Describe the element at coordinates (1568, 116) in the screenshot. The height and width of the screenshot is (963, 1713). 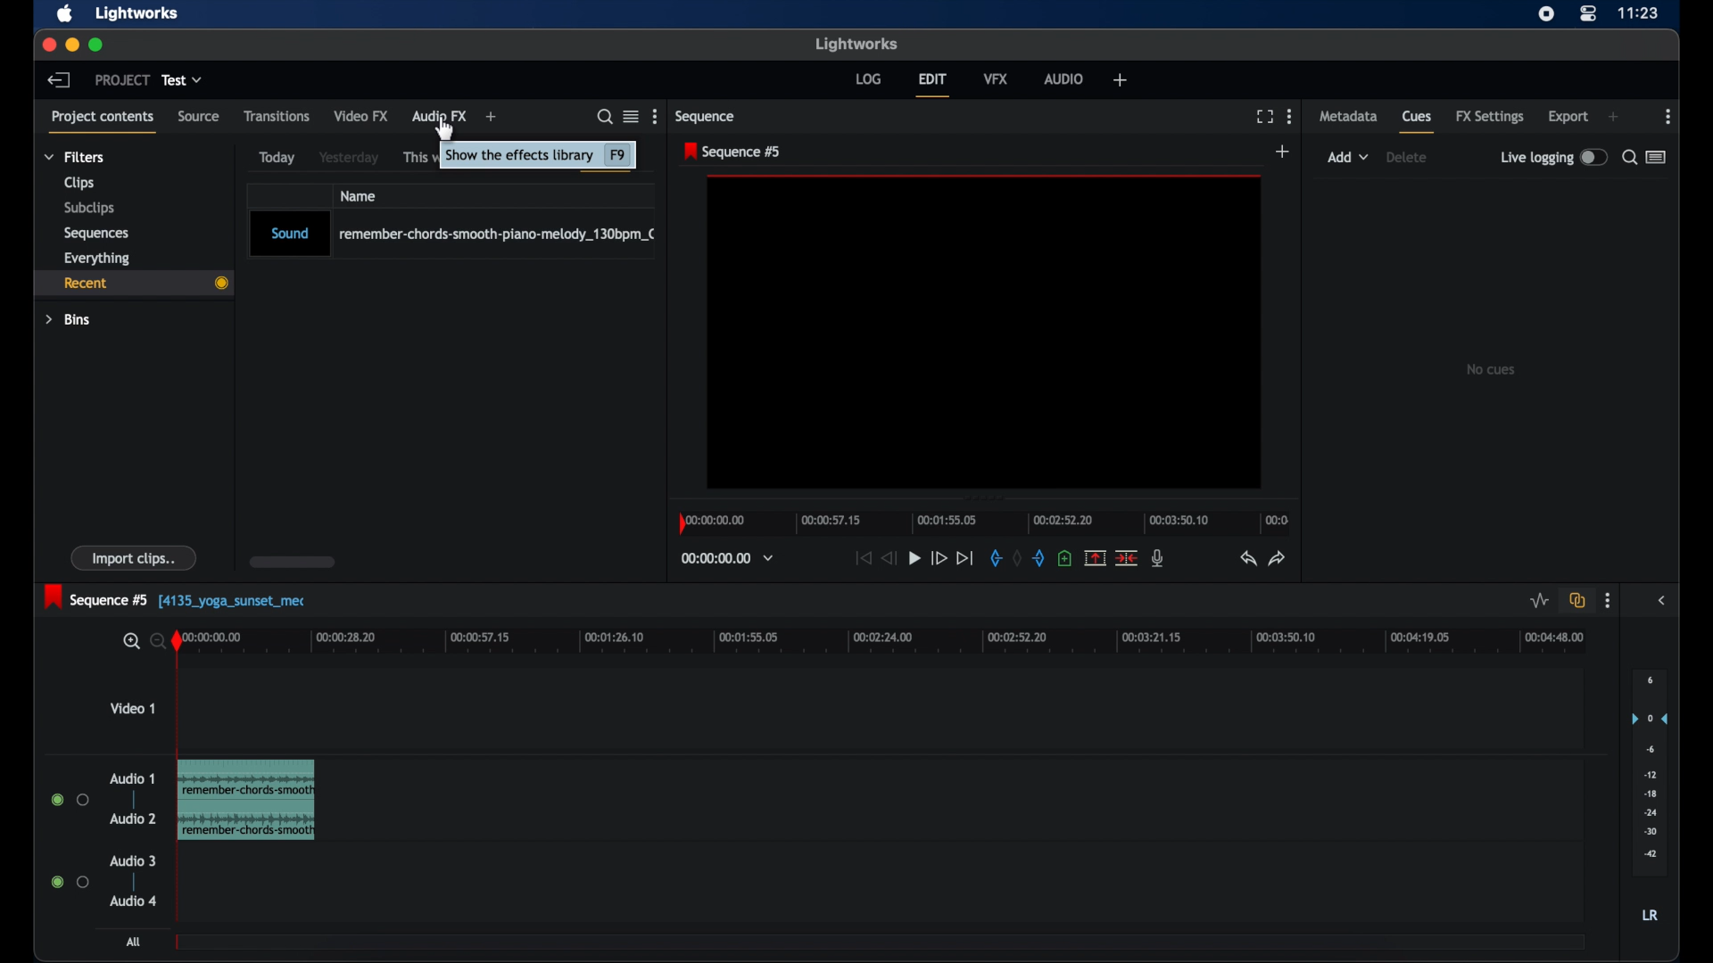
I see `export` at that location.